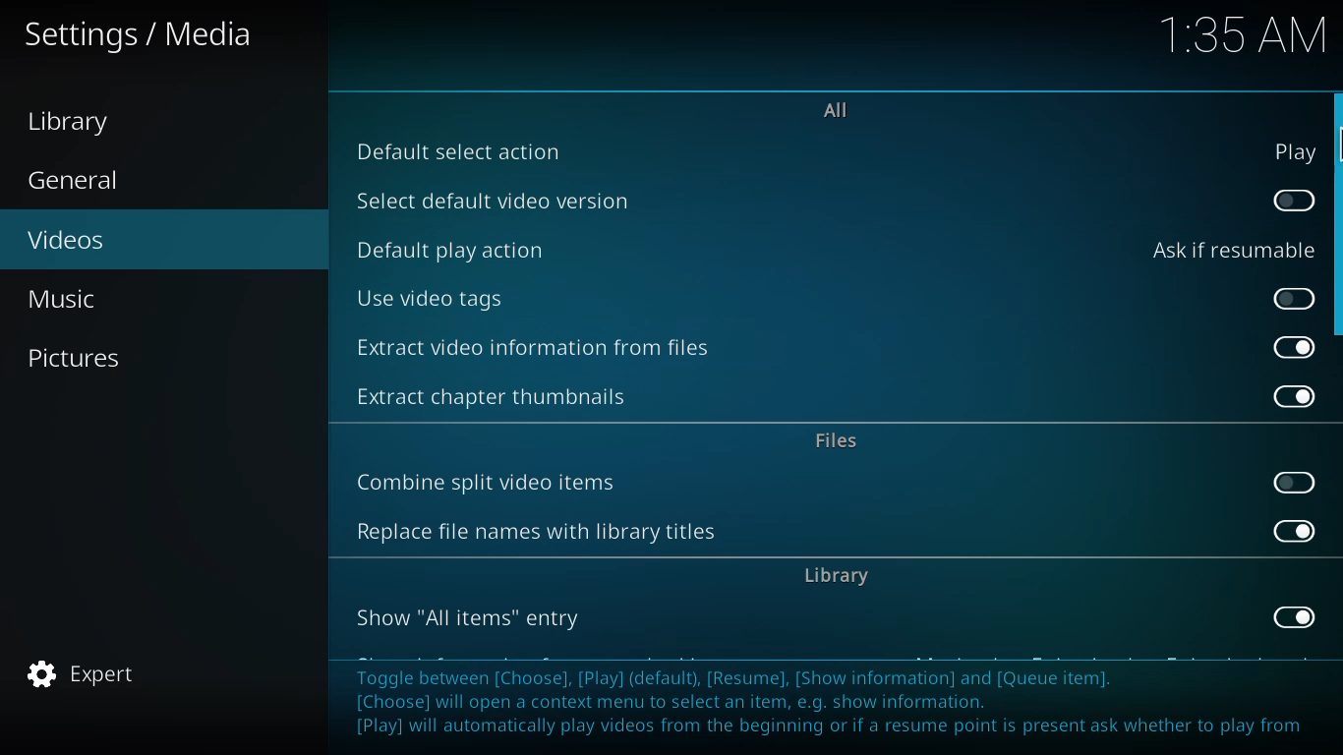 Image resolution: width=1343 pixels, height=755 pixels. Describe the element at coordinates (491, 484) in the screenshot. I see `combine split video items` at that location.